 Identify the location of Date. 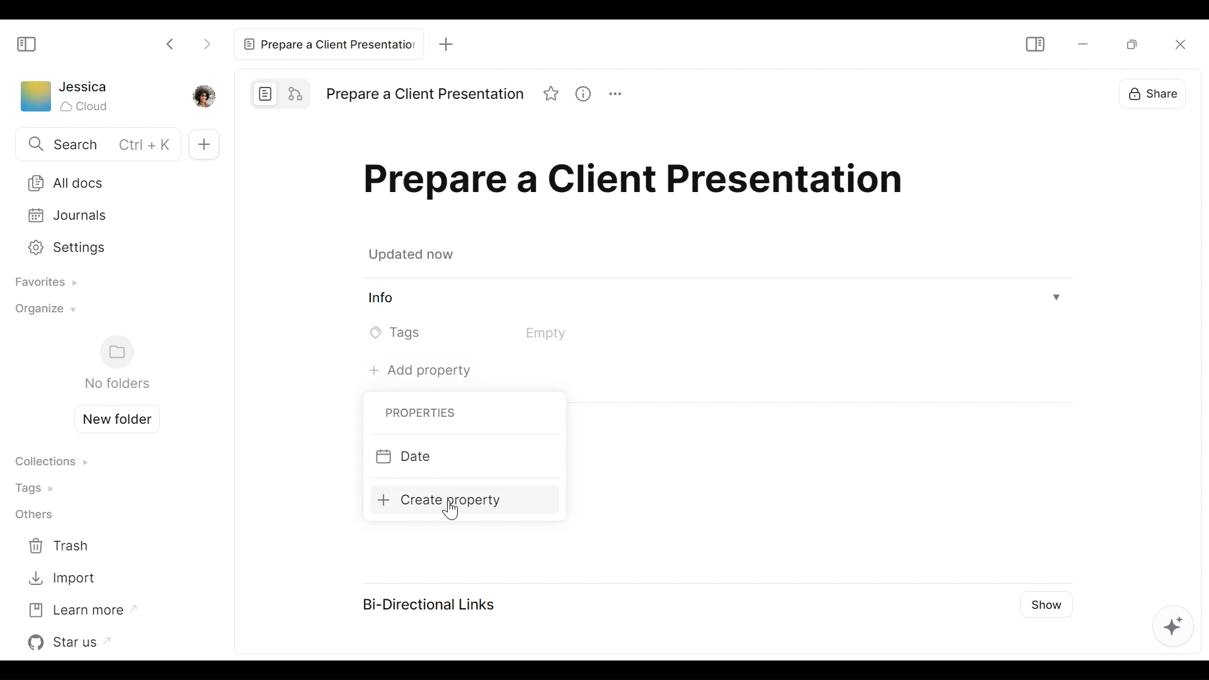
(452, 457).